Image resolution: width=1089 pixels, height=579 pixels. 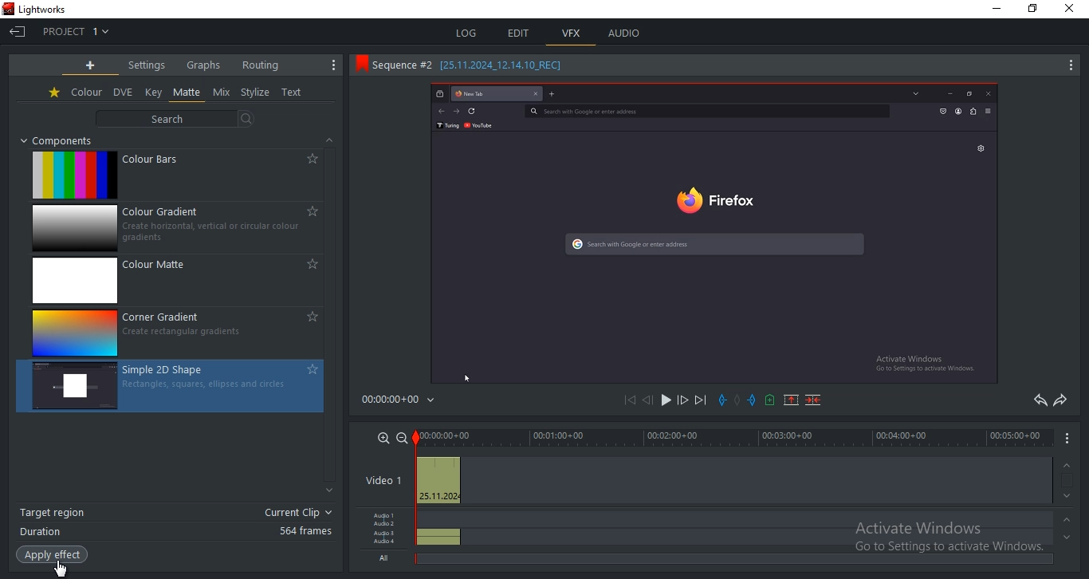 What do you see at coordinates (816, 400) in the screenshot?
I see `delete a marked section` at bounding box center [816, 400].